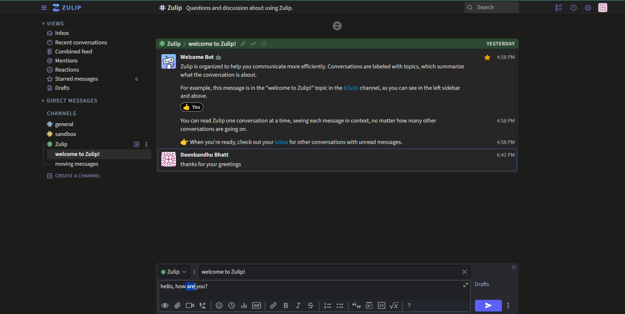  What do you see at coordinates (258, 306) in the screenshot?
I see `add gif` at bounding box center [258, 306].